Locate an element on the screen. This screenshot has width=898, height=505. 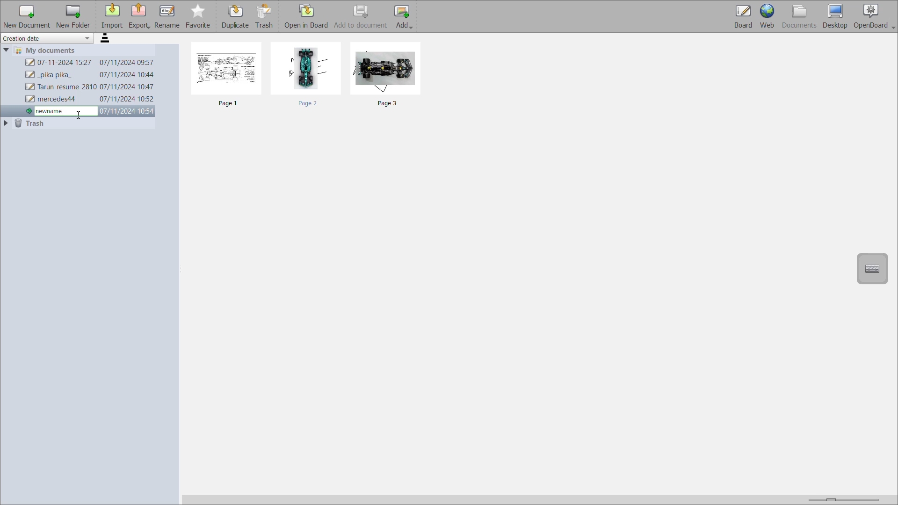
documents is located at coordinates (798, 16).